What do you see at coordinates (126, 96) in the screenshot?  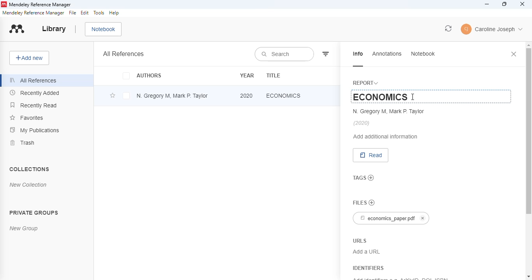 I see `select` at bounding box center [126, 96].